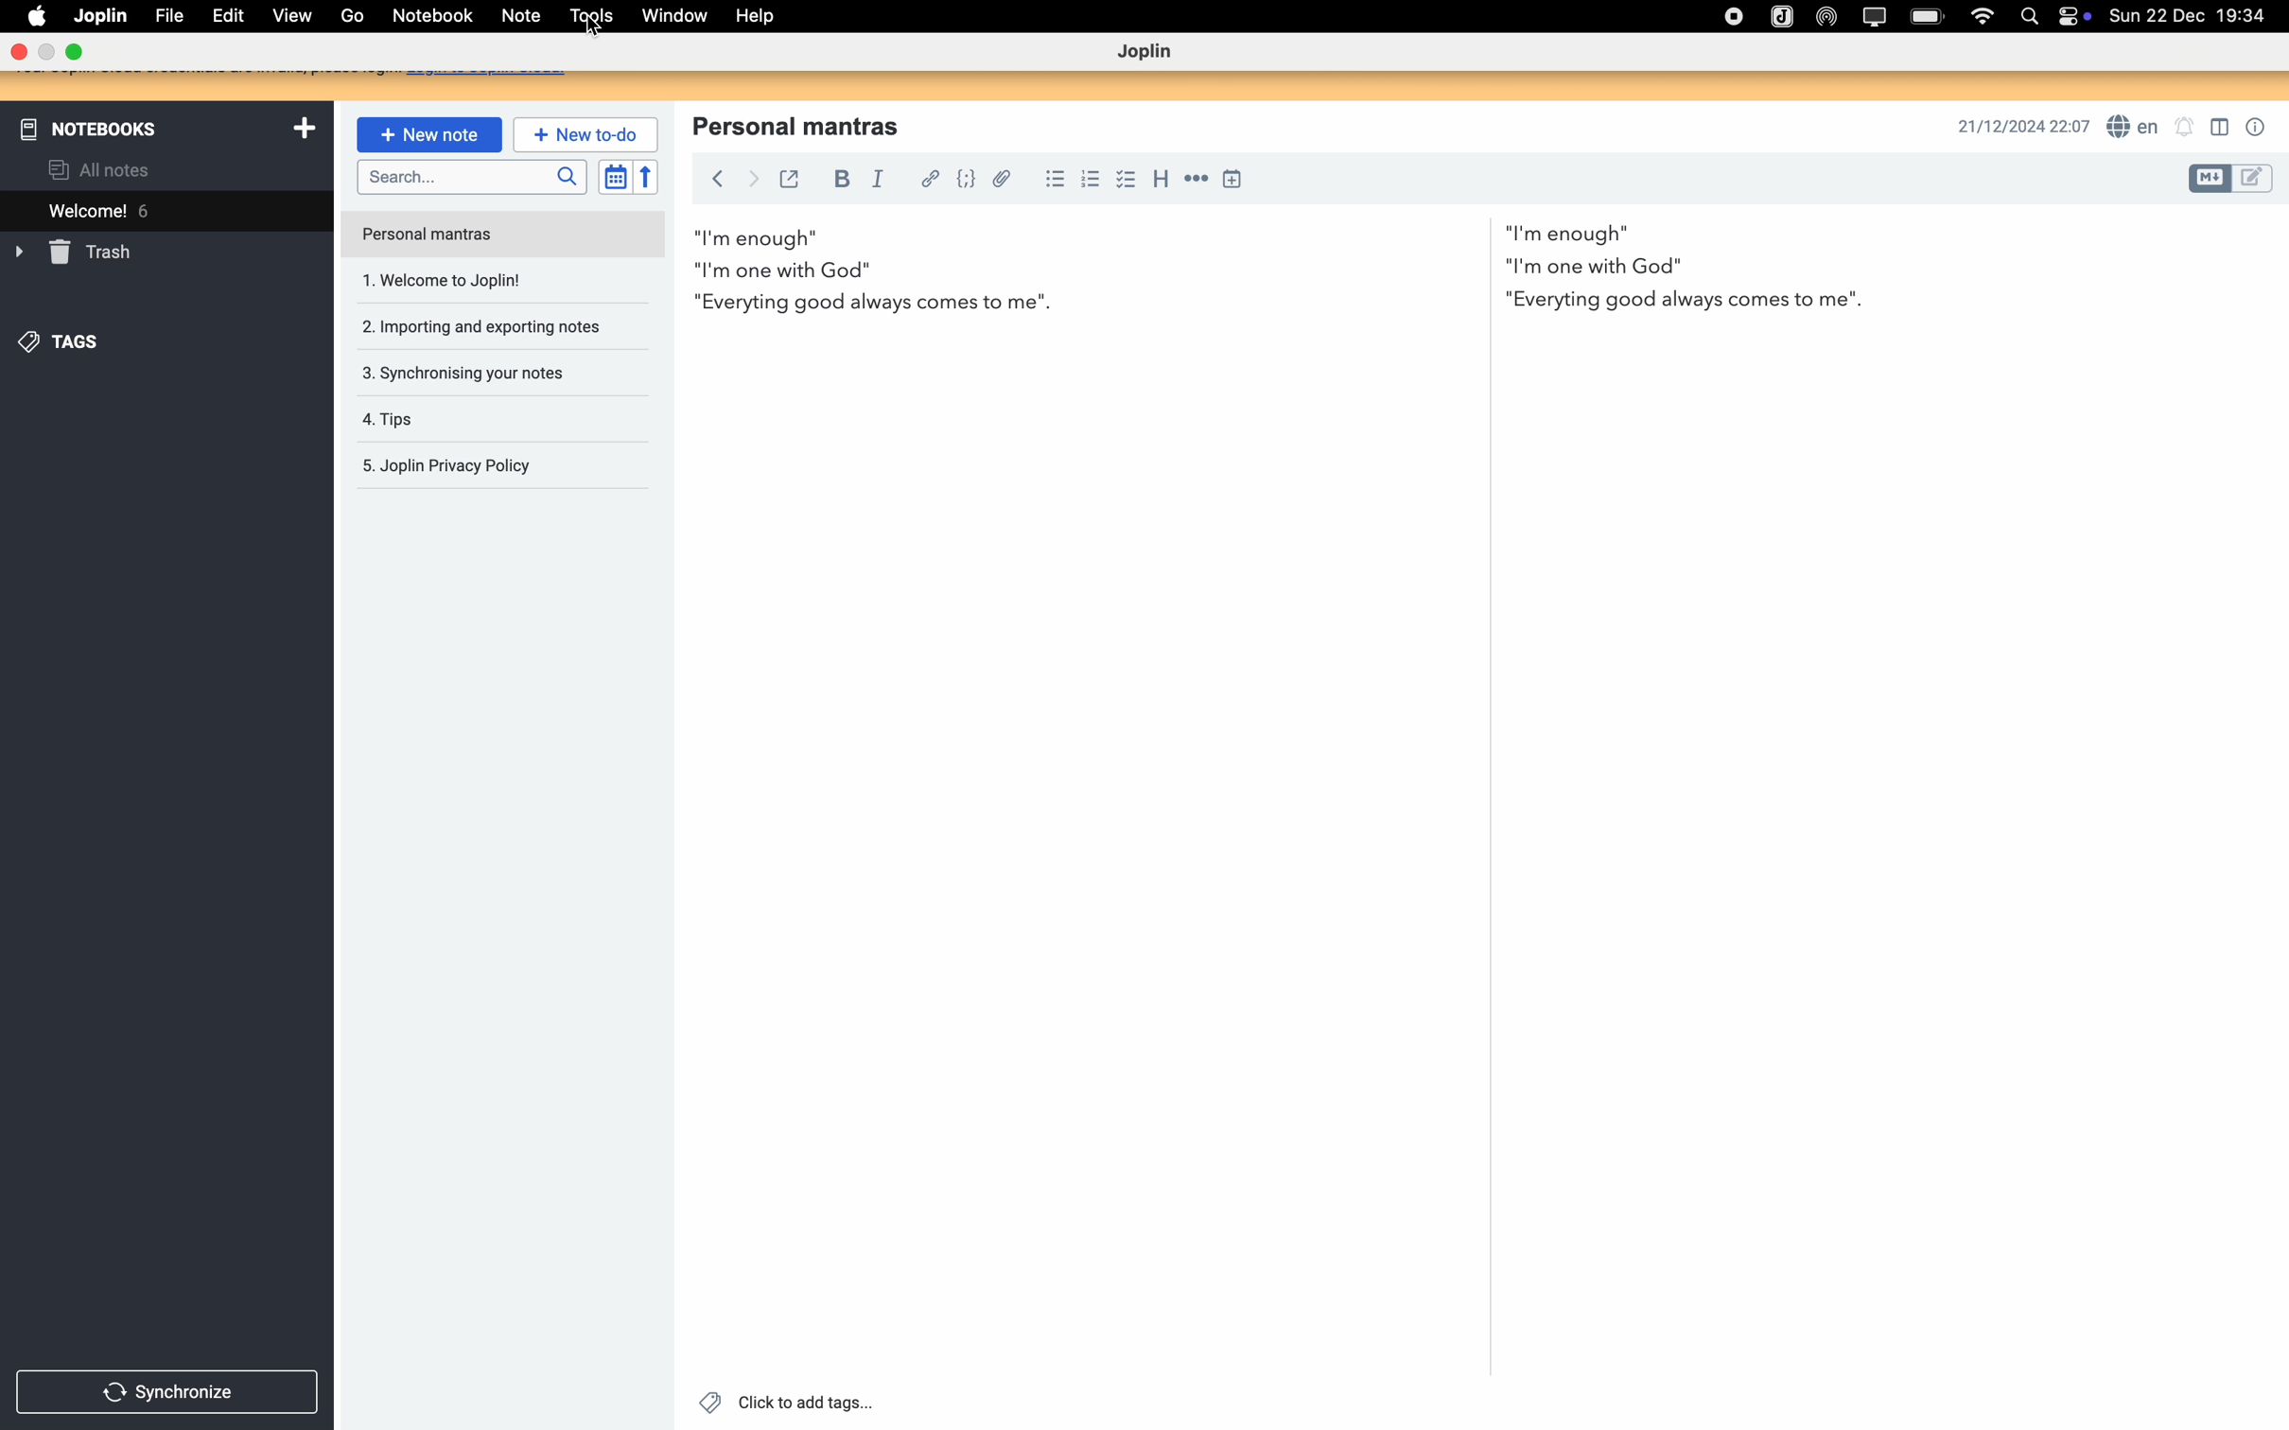 The width and height of the screenshot is (2289, 1430). Describe the element at coordinates (1198, 179) in the screenshot. I see `horizontal rule` at that location.